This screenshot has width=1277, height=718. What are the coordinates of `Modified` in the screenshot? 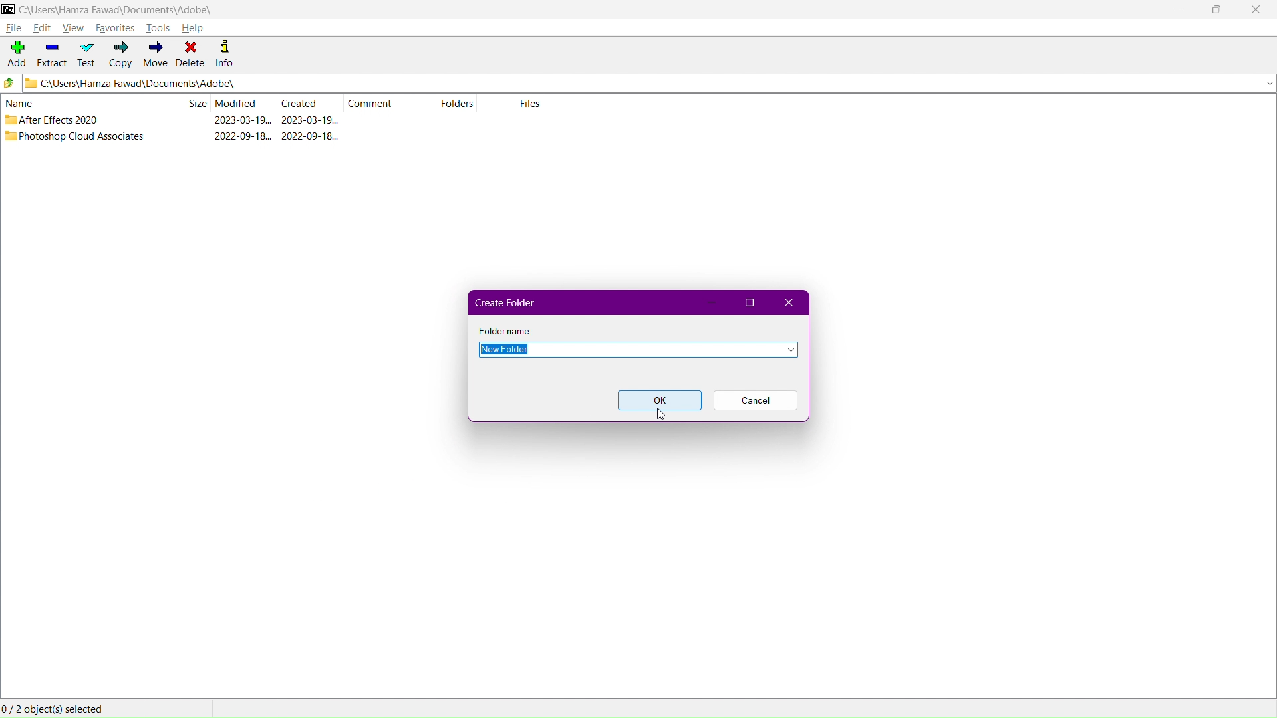 It's located at (243, 104).